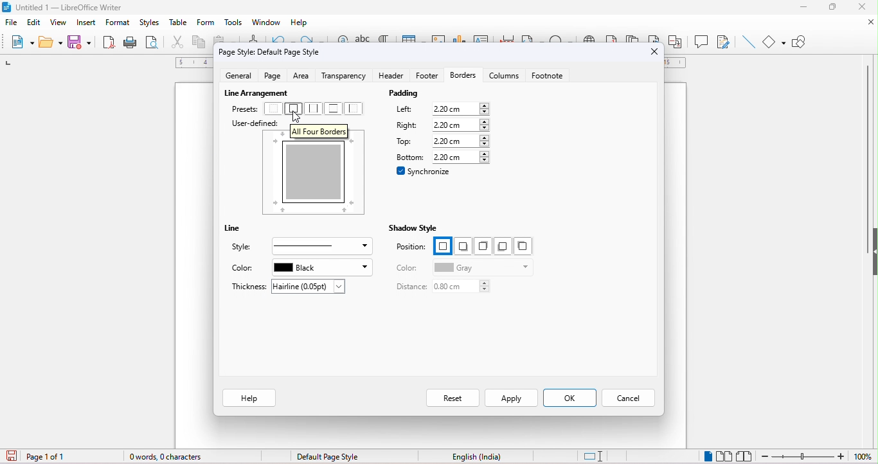 Image resolution: width=878 pixels, height=464 pixels. I want to click on thickness, so click(248, 287).